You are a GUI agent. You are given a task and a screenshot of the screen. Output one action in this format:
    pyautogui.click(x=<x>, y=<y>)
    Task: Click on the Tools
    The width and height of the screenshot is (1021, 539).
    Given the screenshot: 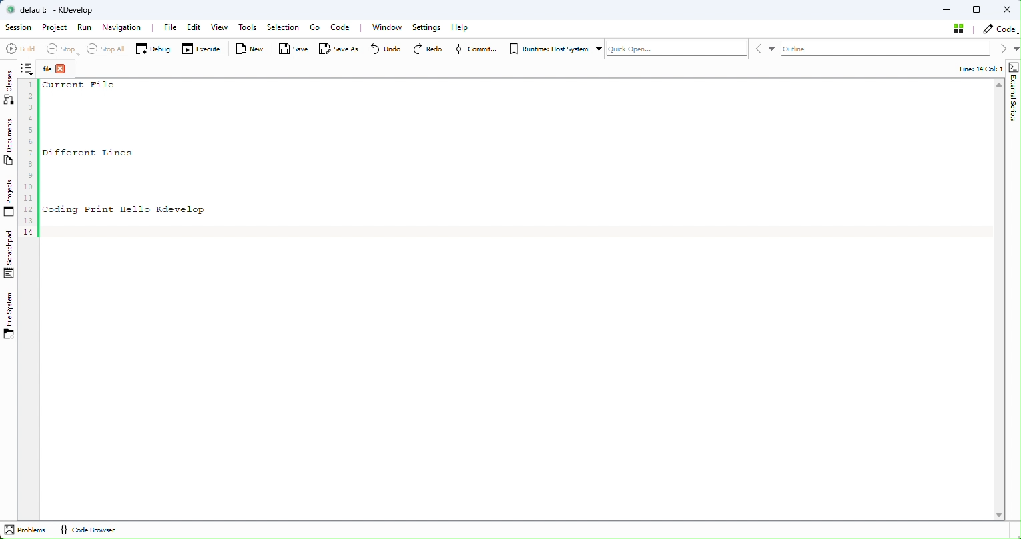 What is the action you would take?
    pyautogui.click(x=250, y=29)
    